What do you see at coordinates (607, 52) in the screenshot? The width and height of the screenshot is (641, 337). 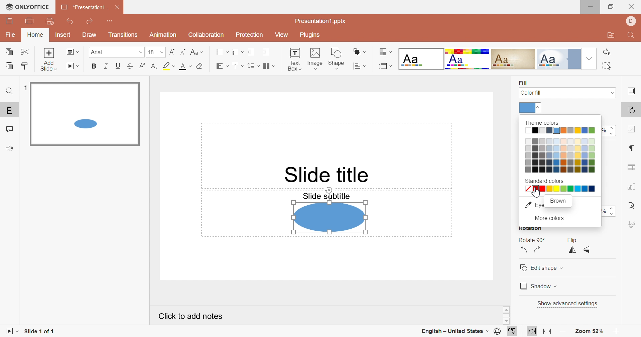 I see `Replace` at bounding box center [607, 52].